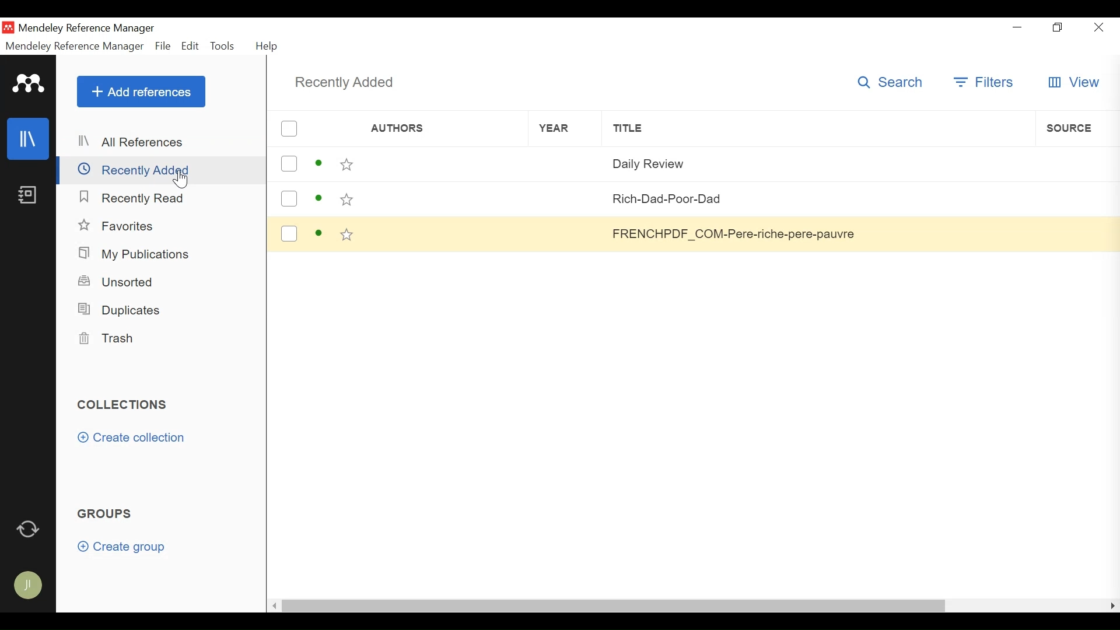 This screenshot has width=1120, height=630. What do you see at coordinates (1073, 83) in the screenshot?
I see `View` at bounding box center [1073, 83].